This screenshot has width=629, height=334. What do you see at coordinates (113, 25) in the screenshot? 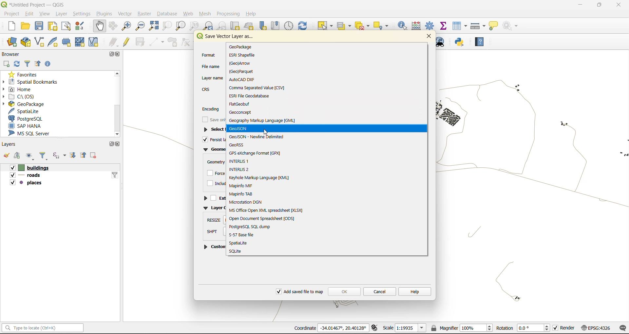
I see `pan selection` at bounding box center [113, 25].